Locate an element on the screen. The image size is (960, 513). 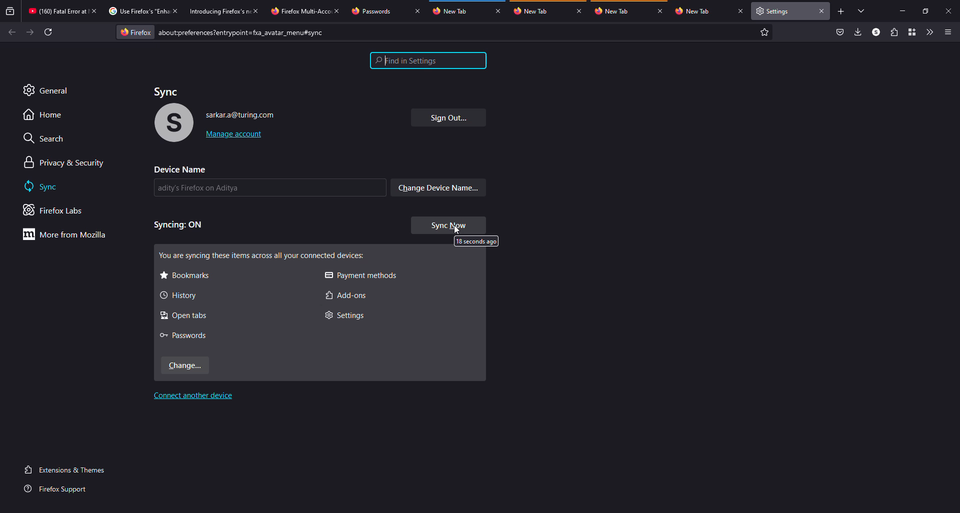
history is located at coordinates (179, 294).